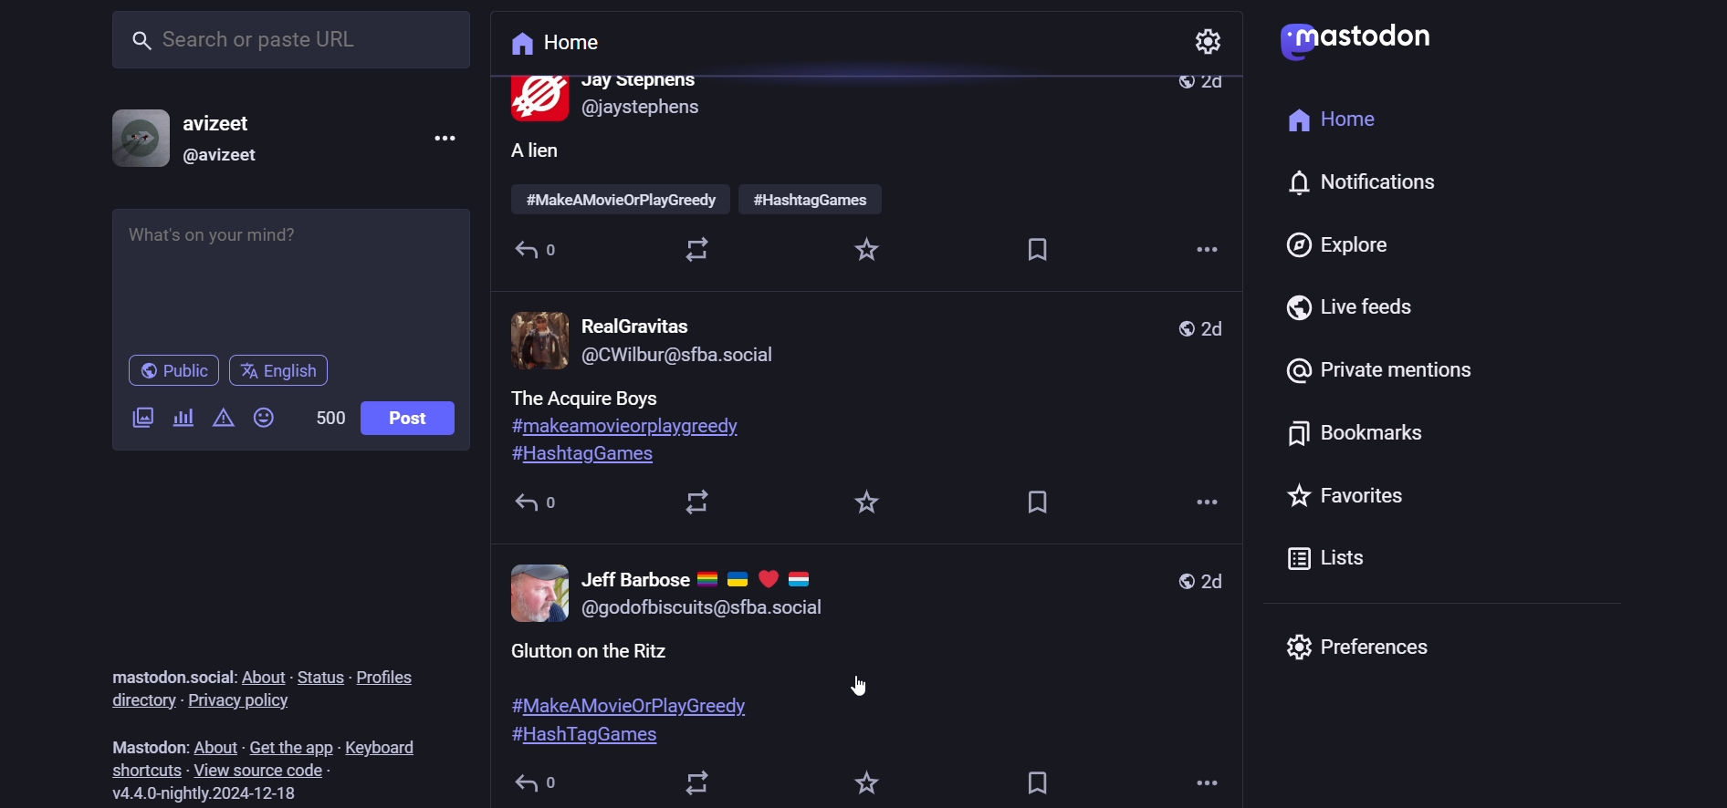 Image resolution: width=1727 pixels, height=808 pixels. Describe the element at coordinates (1334, 116) in the screenshot. I see `home` at that location.